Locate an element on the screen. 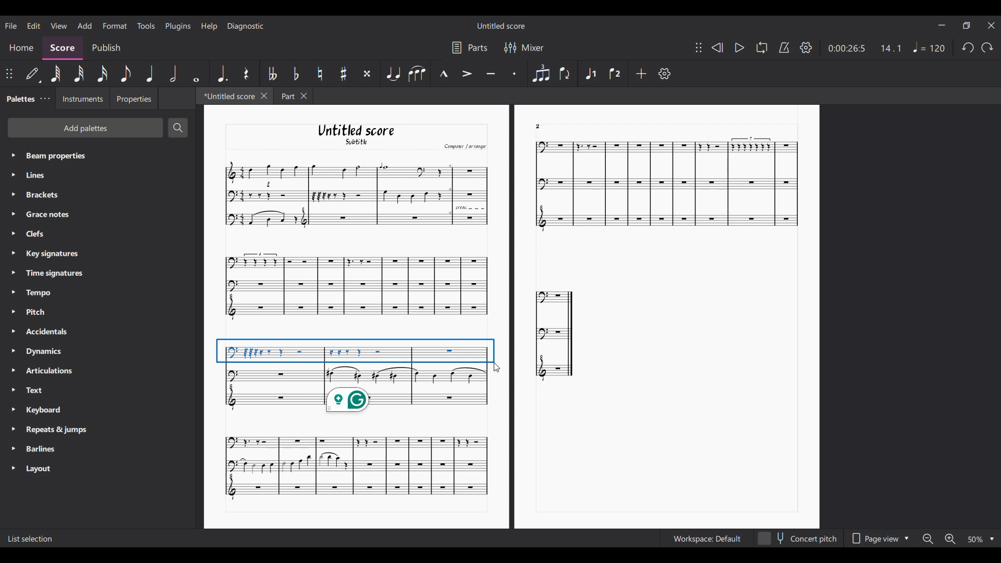 The image size is (1001, 563). 0:00:26:5 14.1 is located at coordinates (868, 47).